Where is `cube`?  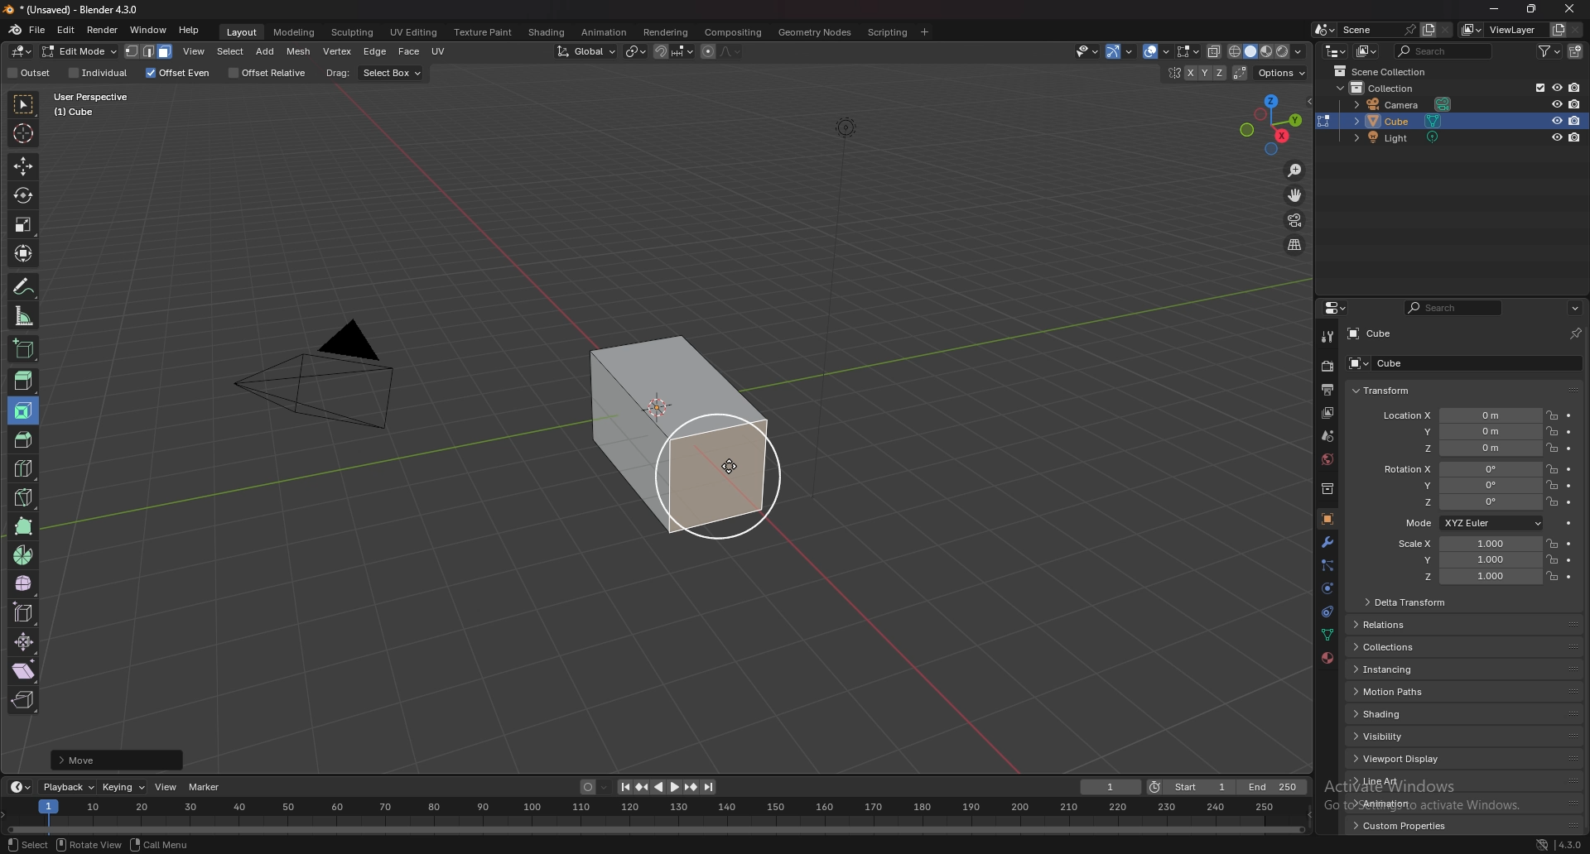
cube is located at coordinates (676, 447).